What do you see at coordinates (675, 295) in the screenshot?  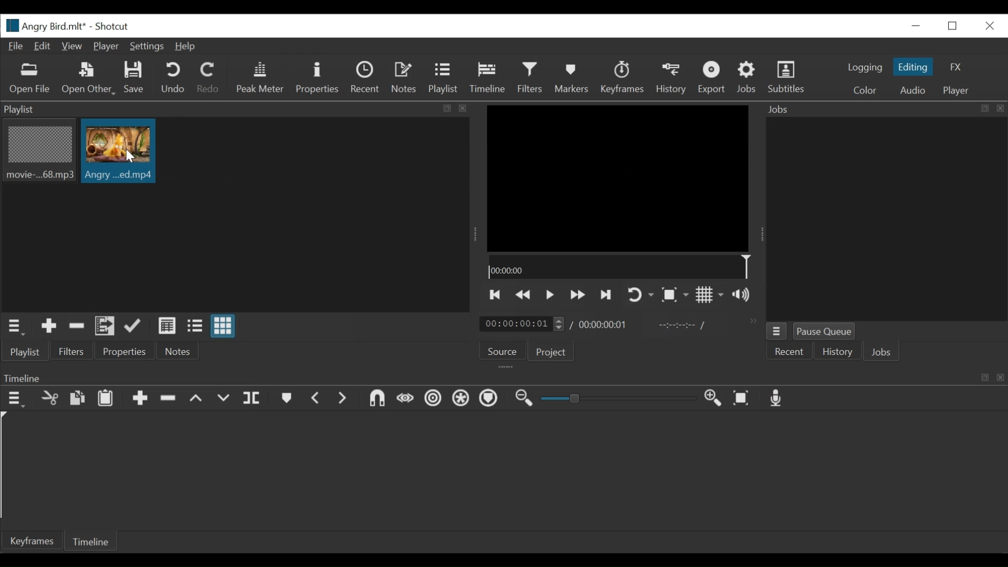 I see `Toggle Zoom` at bounding box center [675, 295].